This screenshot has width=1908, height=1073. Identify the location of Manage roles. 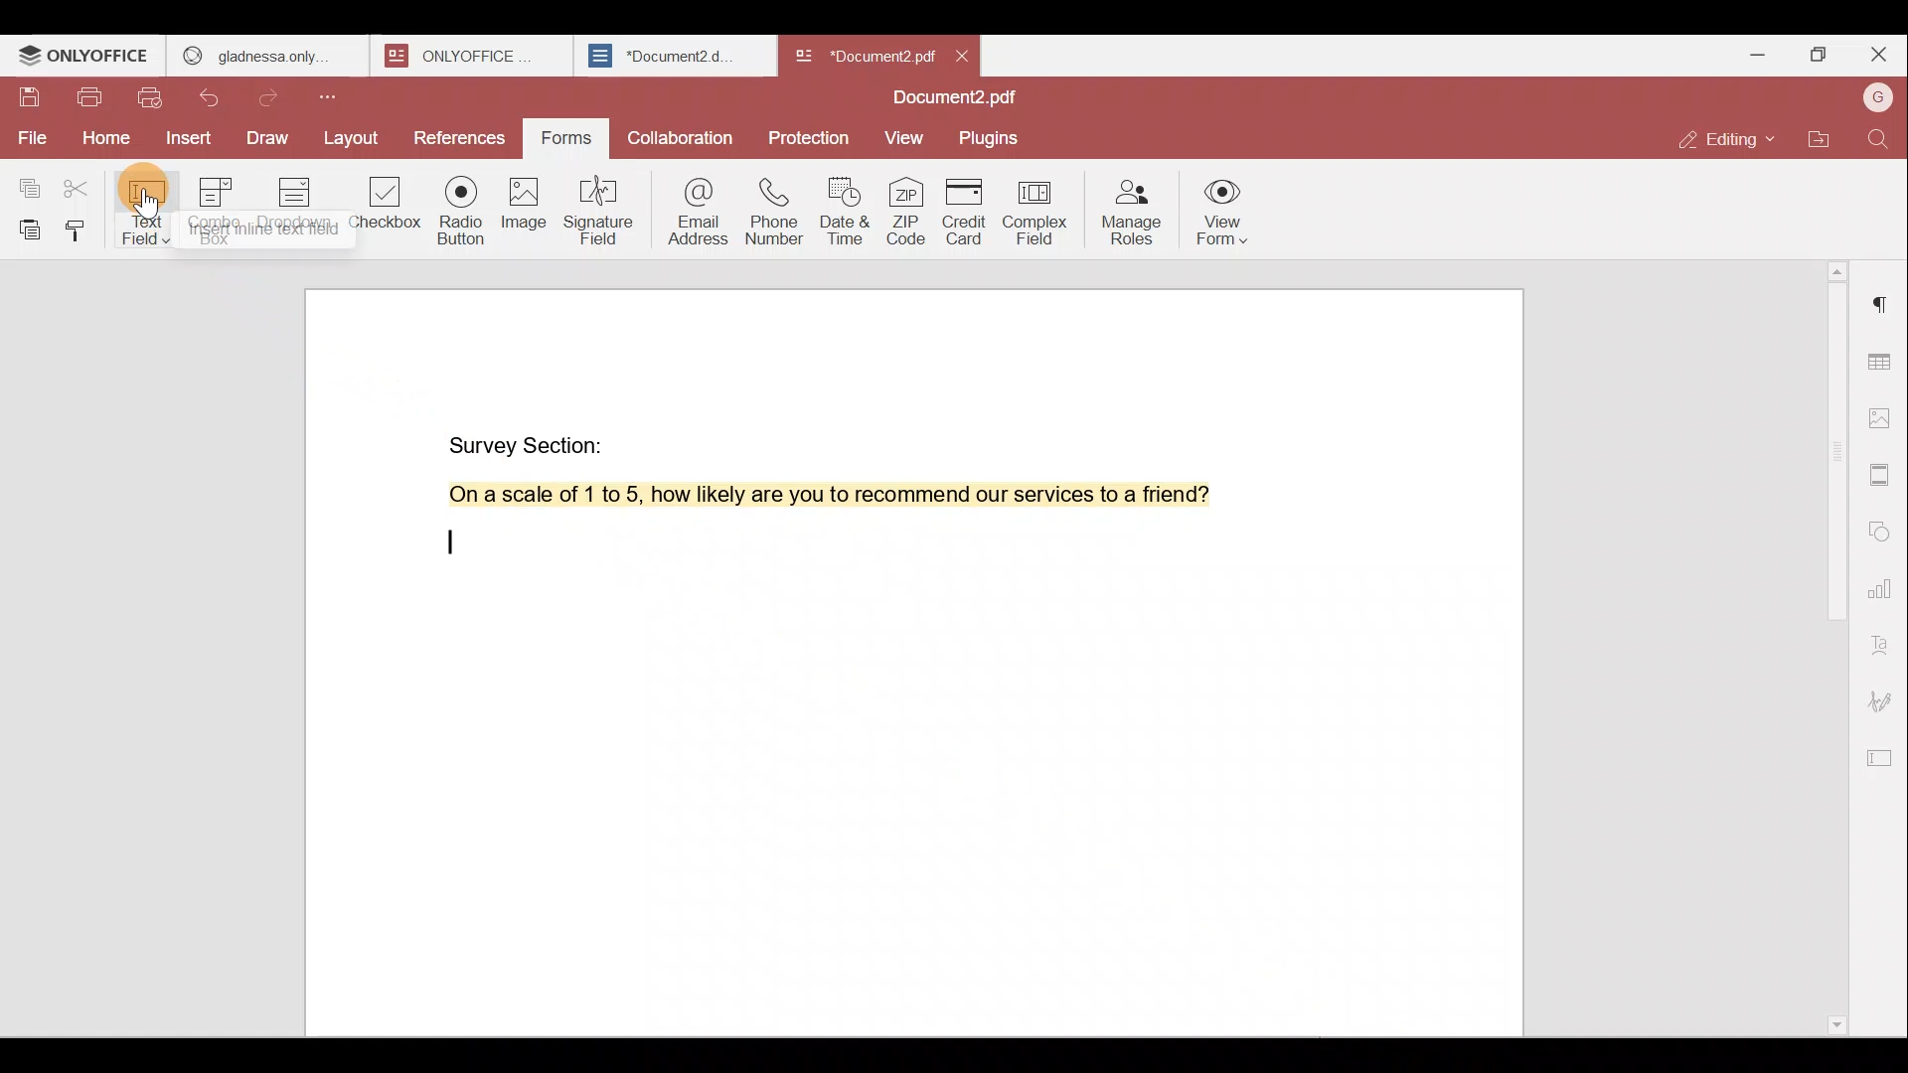
(1130, 211).